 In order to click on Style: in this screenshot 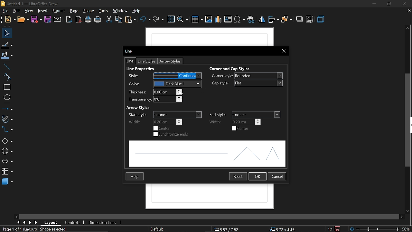, I will do `click(136, 76)`.